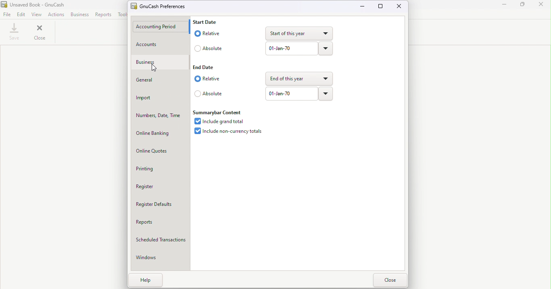  Describe the element at coordinates (400, 7) in the screenshot. I see `Close` at that location.